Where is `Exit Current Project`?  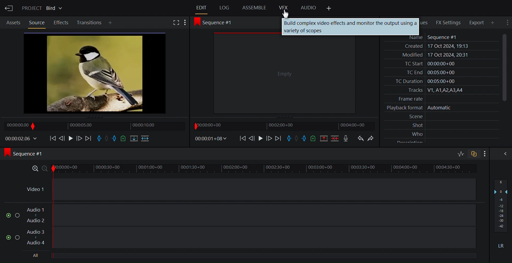
Exit Current Project is located at coordinates (9, 7).